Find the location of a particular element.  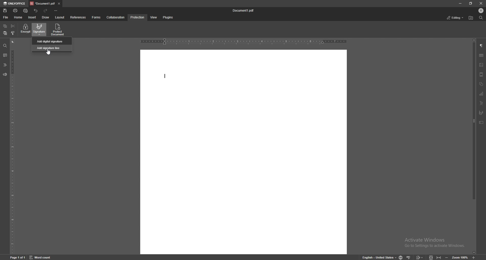

find is located at coordinates (481, 18).